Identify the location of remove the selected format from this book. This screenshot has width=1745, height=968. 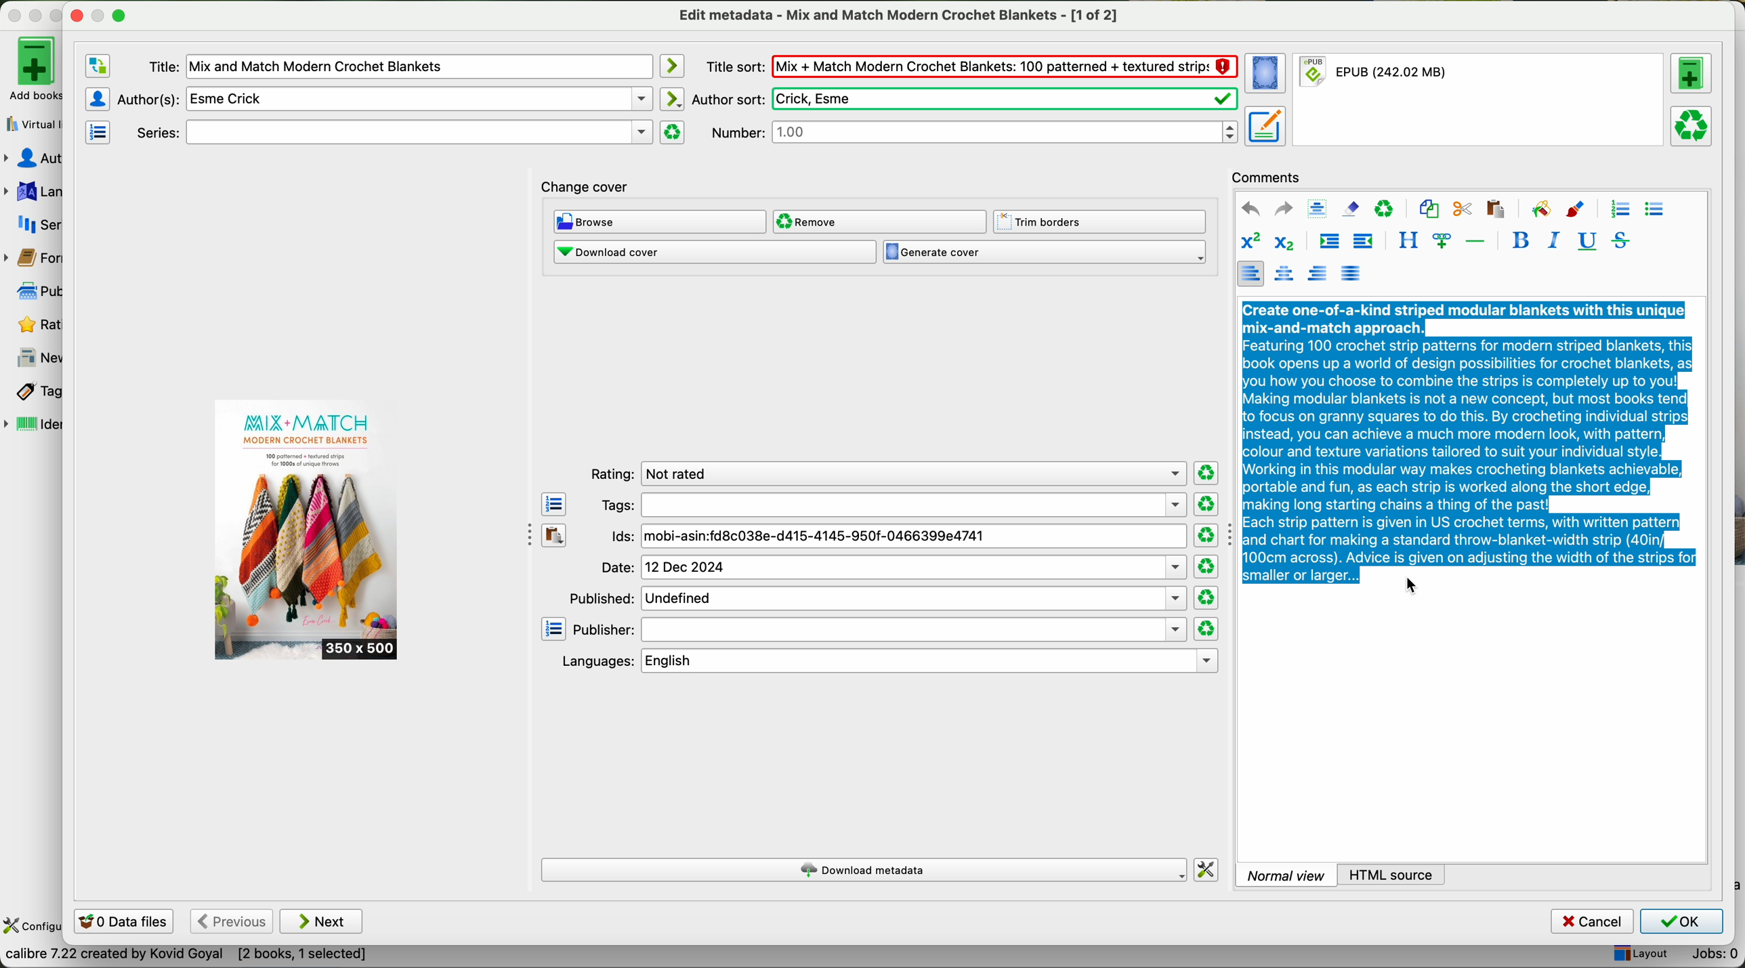
(1694, 125).